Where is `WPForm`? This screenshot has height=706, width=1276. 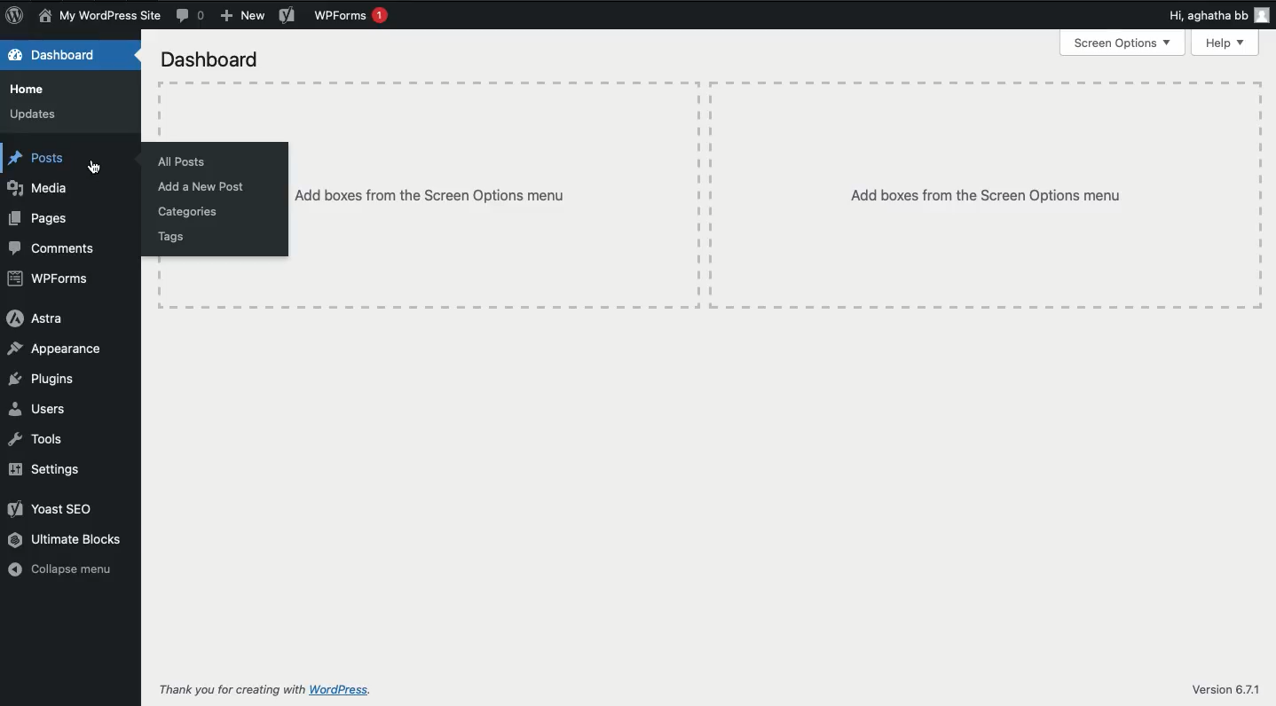 WPForm is located at coordinates (51, 279).